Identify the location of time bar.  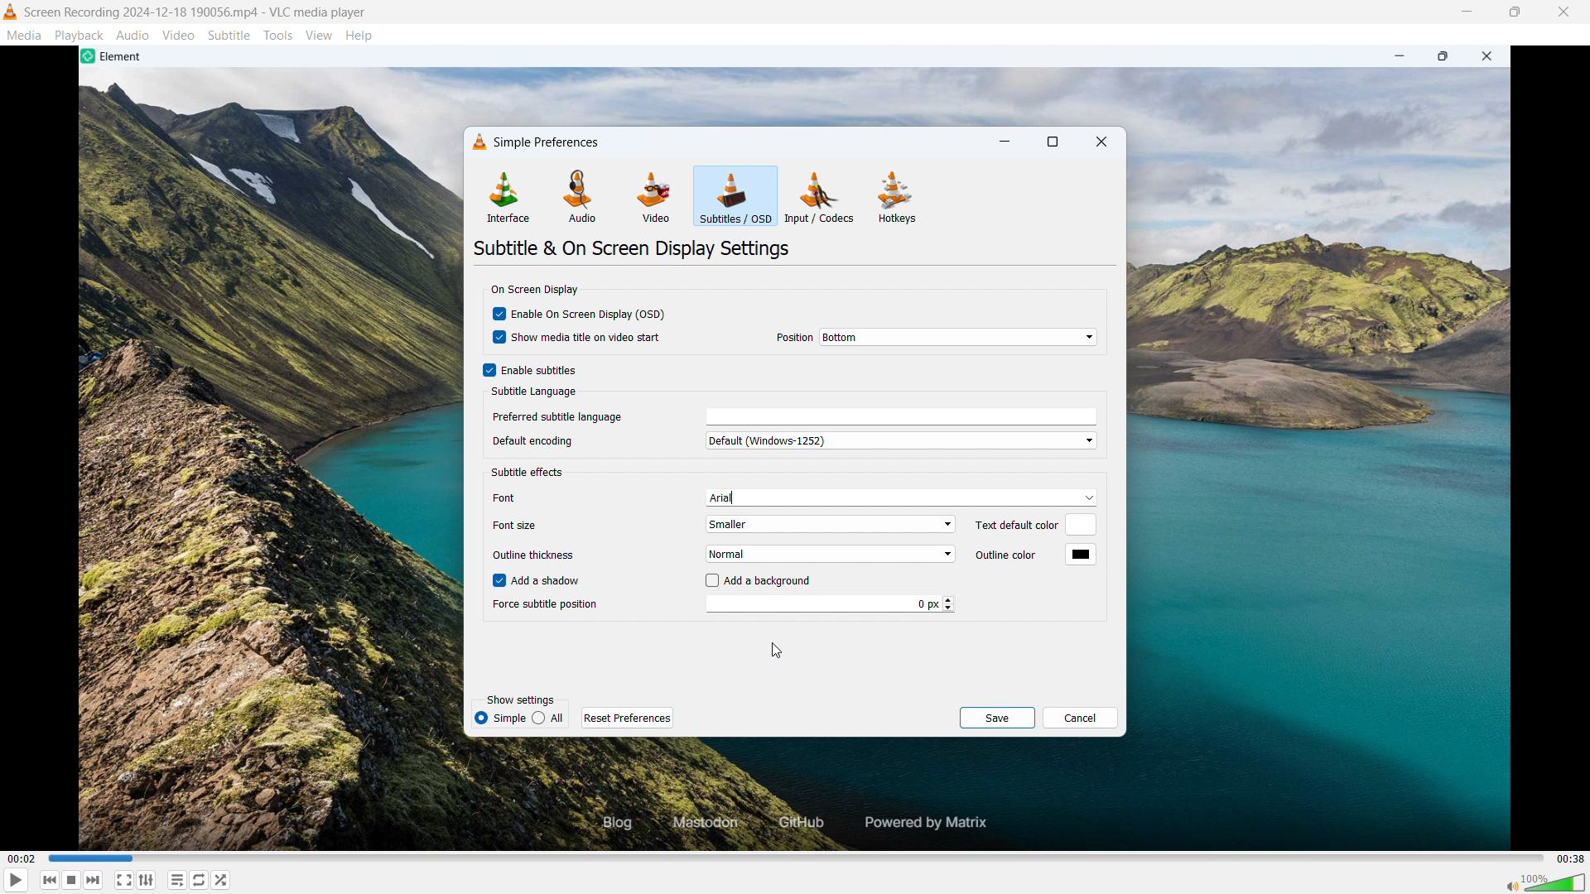
(797, 858).